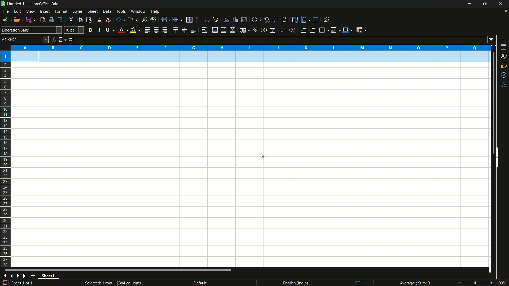 Image resolution: width=509 pixels, height=286 pixels. I want to click on view menu, so click(31, 11).